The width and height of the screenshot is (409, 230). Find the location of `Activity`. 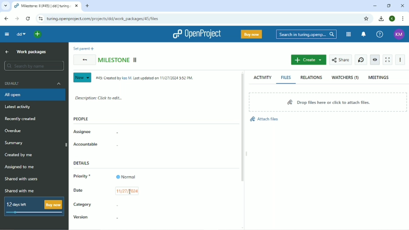

Activity is located at coordinates (263, 77).